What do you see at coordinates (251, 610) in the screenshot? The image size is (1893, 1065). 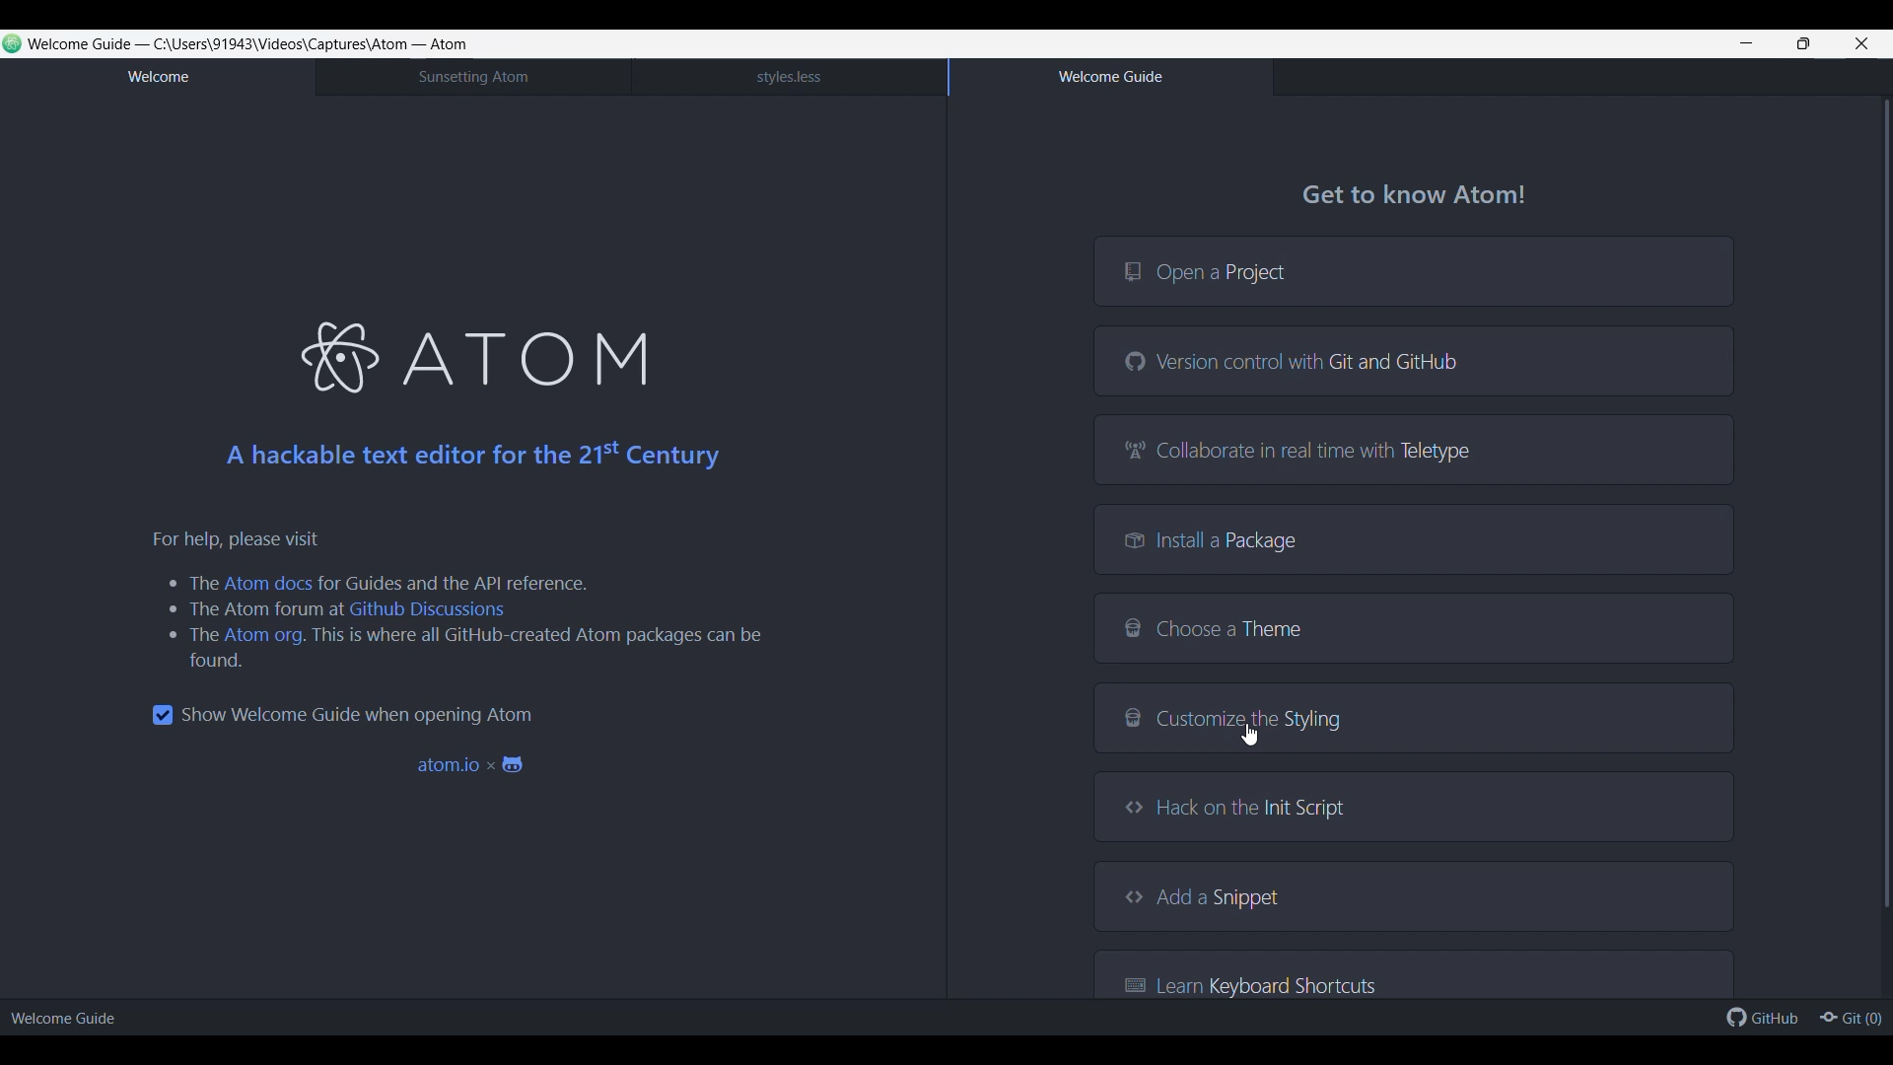 I see `the atom forum` at bounding box center [251, 610].